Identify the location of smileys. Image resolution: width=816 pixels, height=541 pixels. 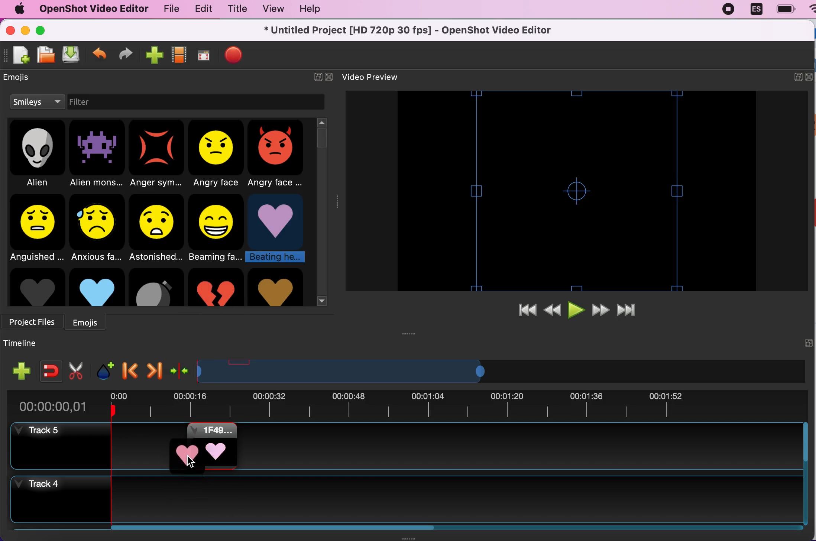
(37, 103).